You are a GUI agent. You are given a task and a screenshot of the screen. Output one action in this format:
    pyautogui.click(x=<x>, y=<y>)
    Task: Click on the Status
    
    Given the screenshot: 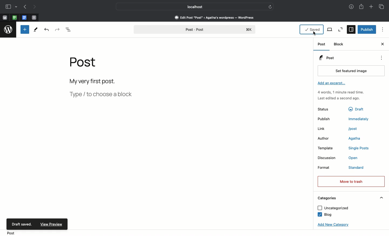 What is the action you would take?
    pyautogui.click(x=328, y=109)
    